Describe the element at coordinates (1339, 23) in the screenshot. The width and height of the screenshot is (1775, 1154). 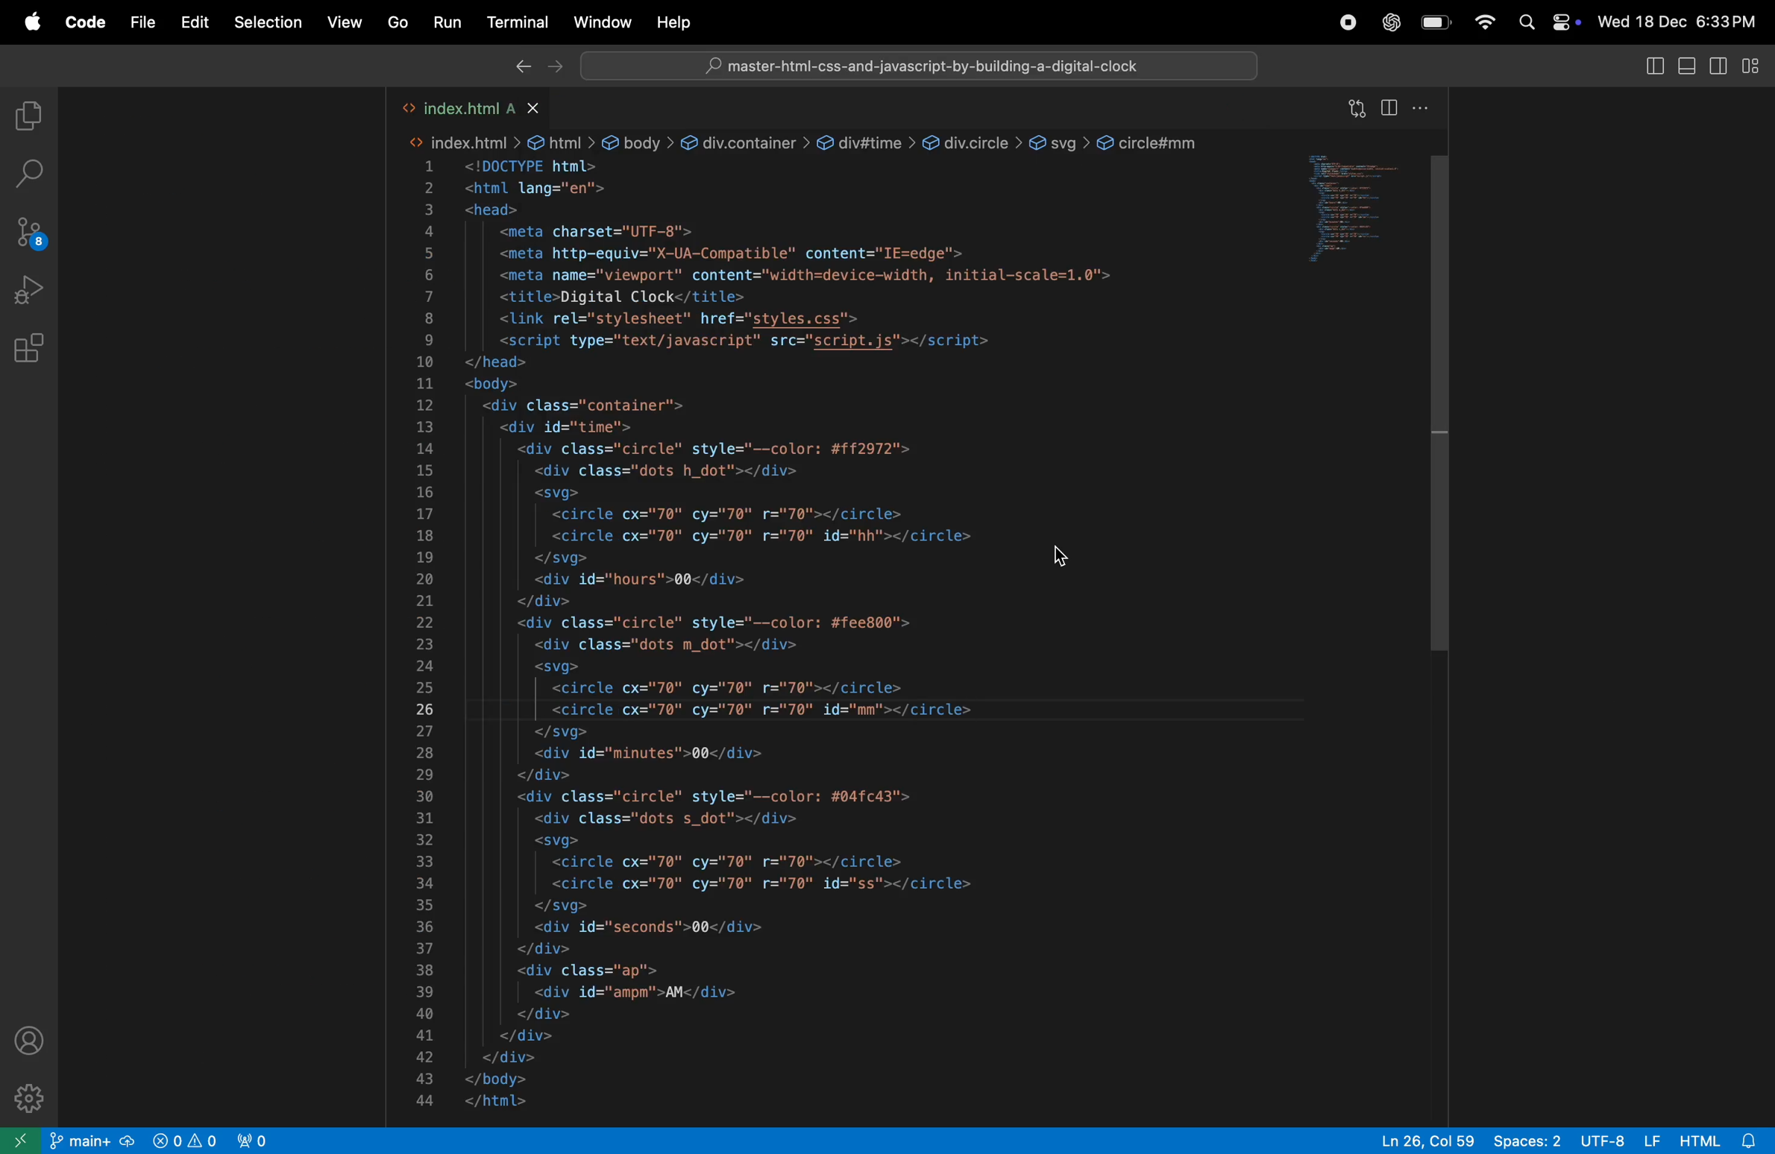
I see `record` at that location.